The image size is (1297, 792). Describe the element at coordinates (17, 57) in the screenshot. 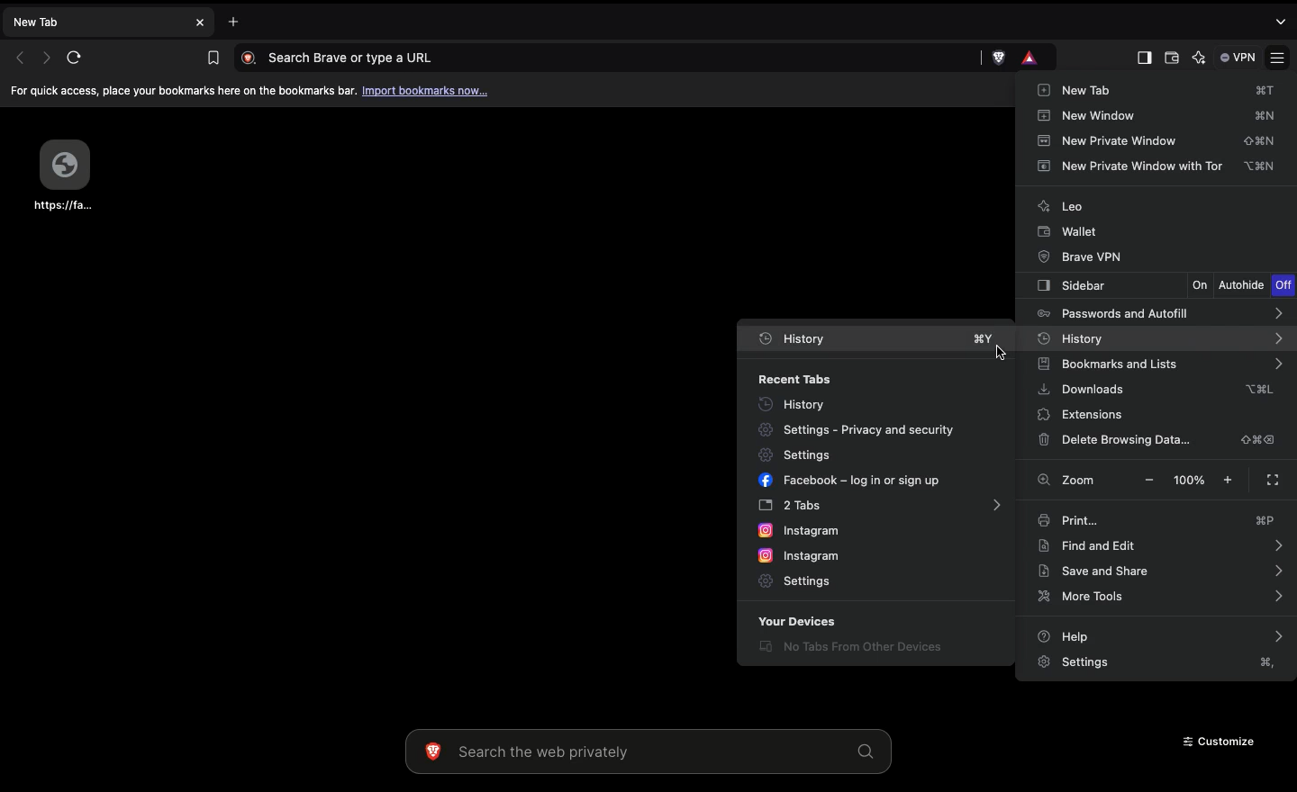

I see `Previous page` at that location.